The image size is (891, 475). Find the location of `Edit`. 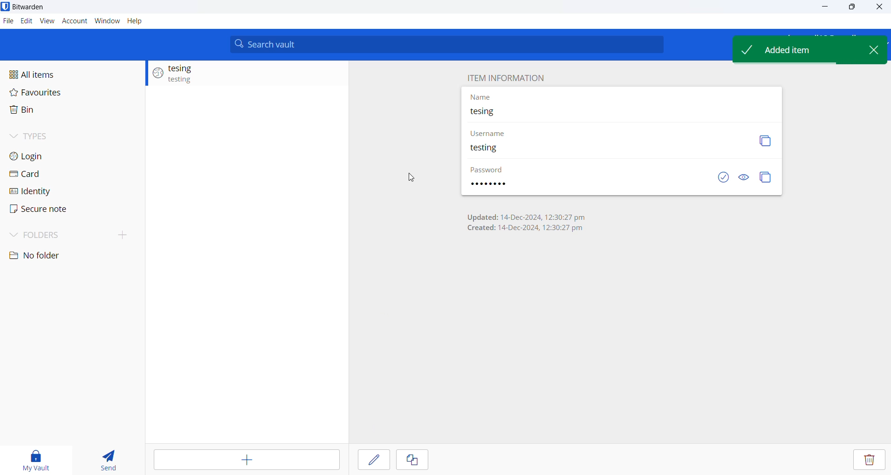

Edit is located at coordinates (26, 21).